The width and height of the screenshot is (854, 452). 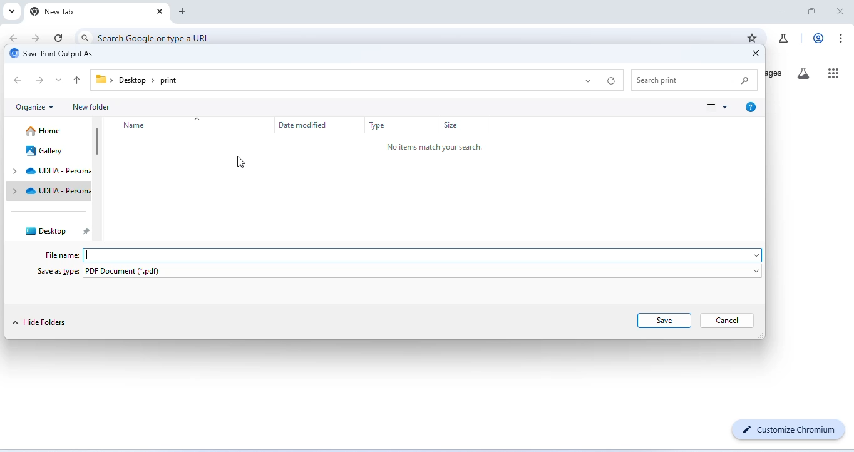 I want to click on account, so click(x=816, y=38).